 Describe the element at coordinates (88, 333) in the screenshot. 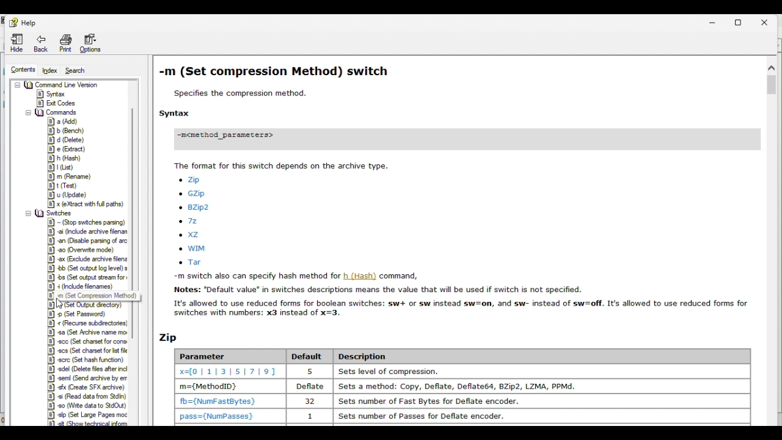

I see `set archive name` at that location.